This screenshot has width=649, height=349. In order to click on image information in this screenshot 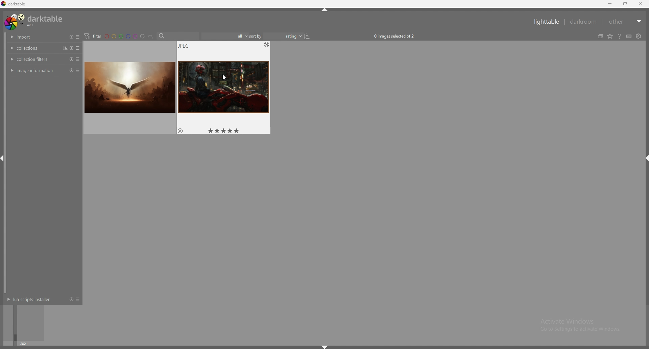, I will do `click(35, 70)`.